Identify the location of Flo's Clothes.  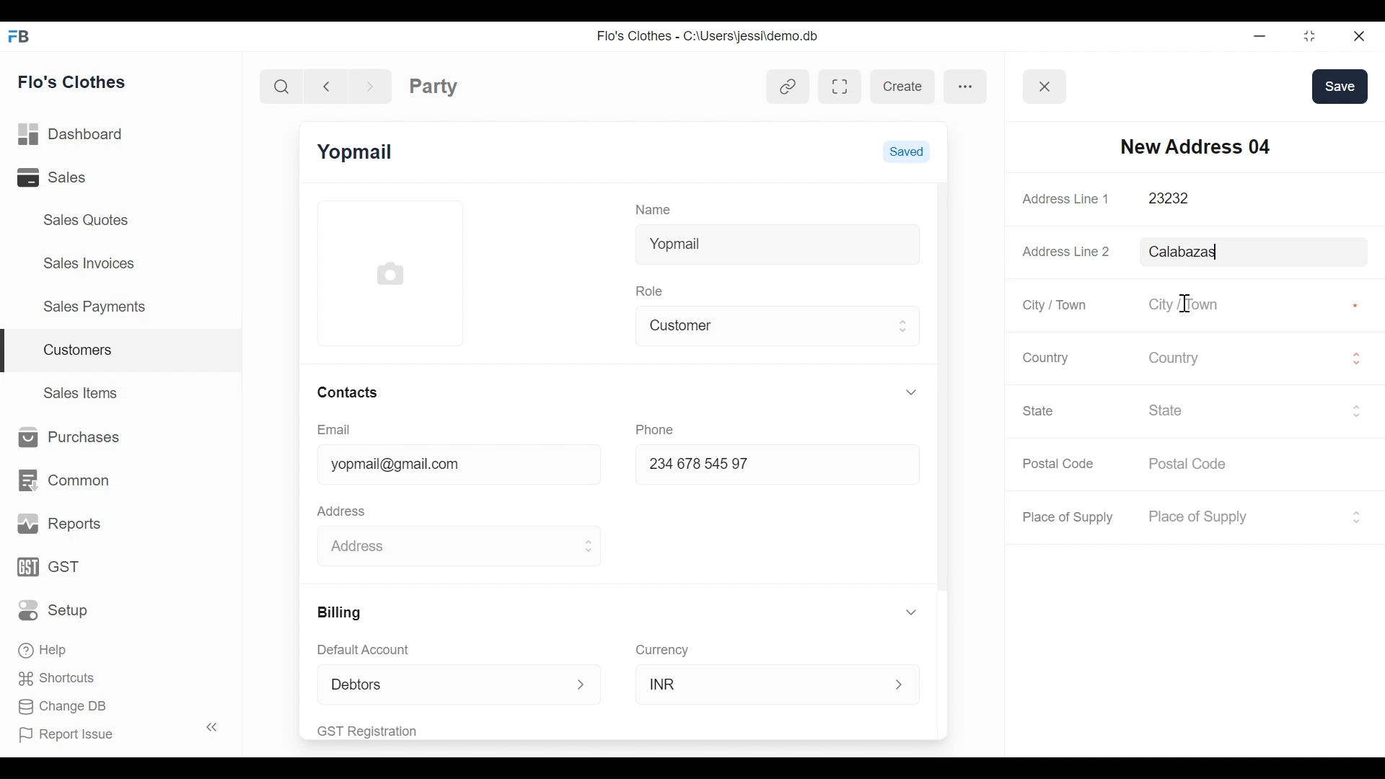
(74, 82).